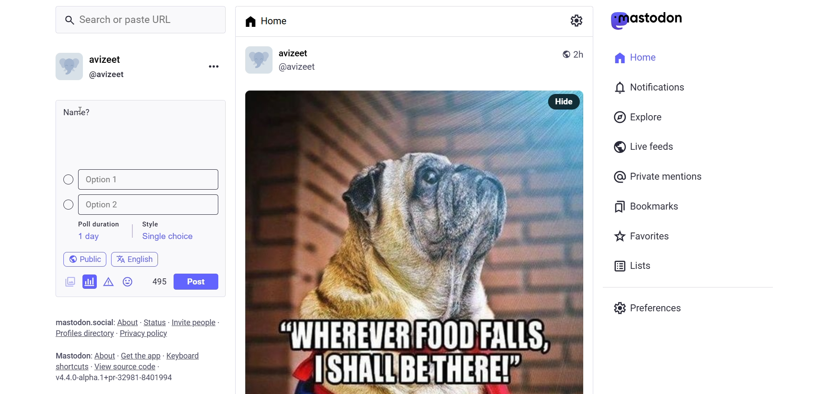 The width and height of the screenshot is (828, 394). I want to click on version, so click(115, 379).